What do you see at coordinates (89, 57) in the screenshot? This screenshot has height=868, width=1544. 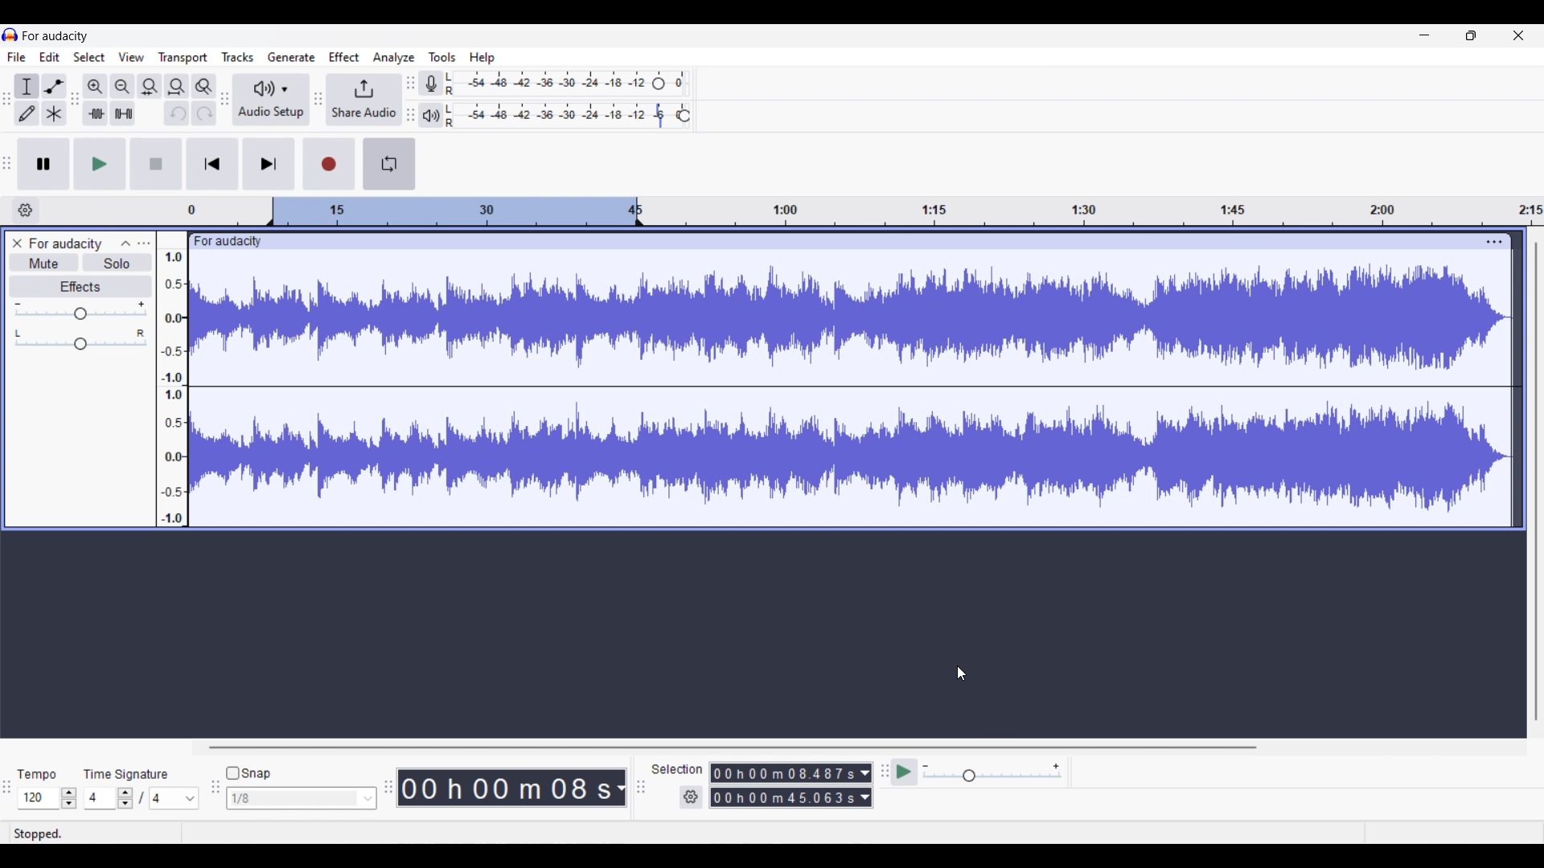 I see `Select menu` at bounding box center [89, 57].